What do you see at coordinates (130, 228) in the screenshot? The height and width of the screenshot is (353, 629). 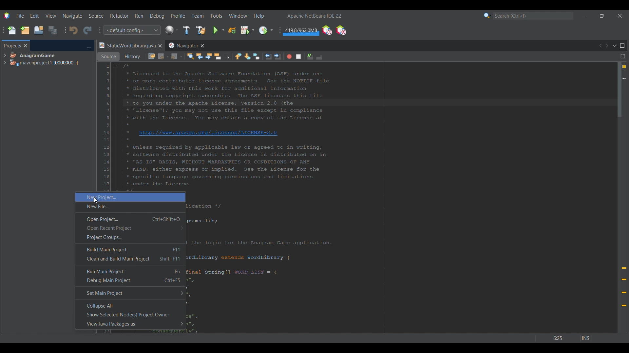 I see `Open recent project options` at bounding box center [130, 228].